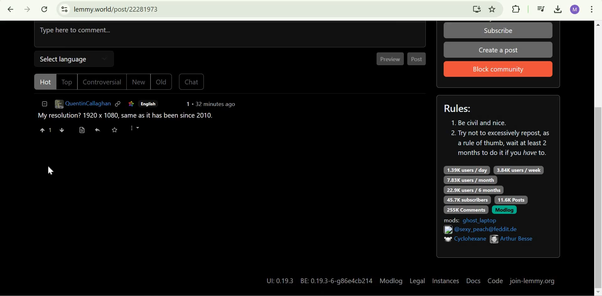 This screenshot has width=602, height=296. What do you see at coordinates (49, 171) in the screenshot?
I see `cursor` at bounding box center [49, 171].